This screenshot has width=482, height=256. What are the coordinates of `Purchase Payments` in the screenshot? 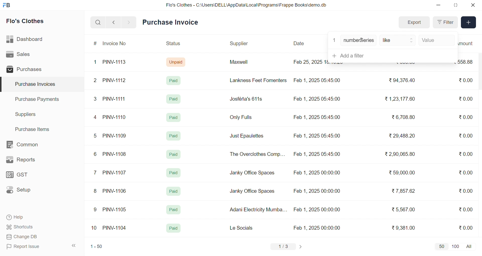 It's located at (39, 99).